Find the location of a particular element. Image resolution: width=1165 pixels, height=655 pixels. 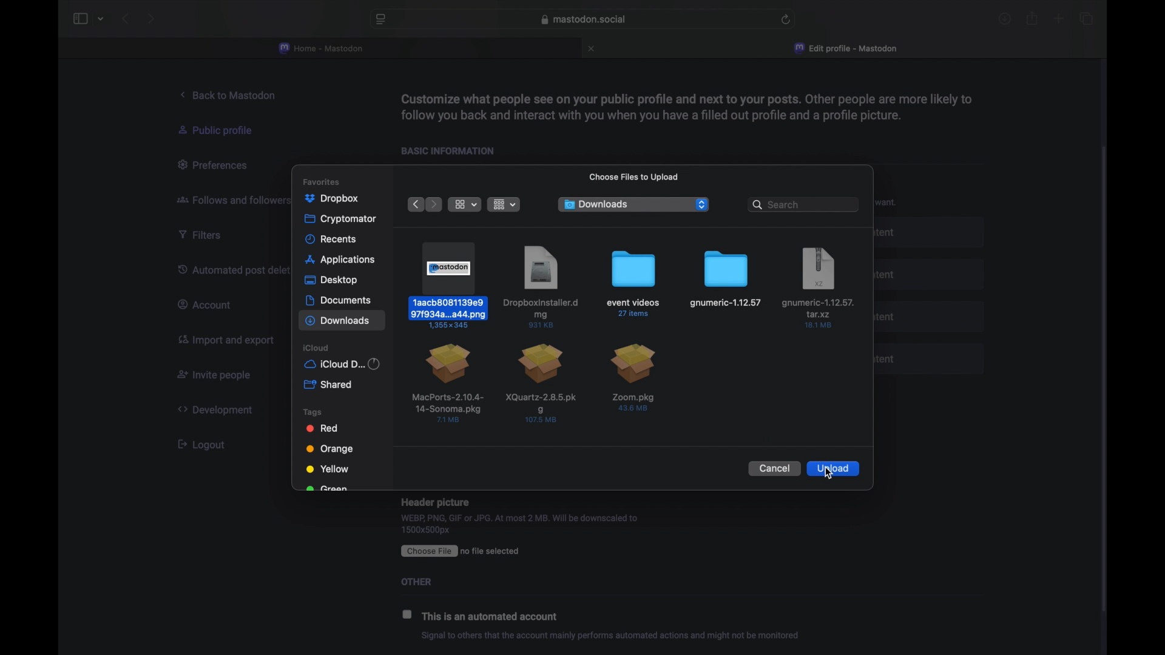

documents is located at coordinates (338, 300).